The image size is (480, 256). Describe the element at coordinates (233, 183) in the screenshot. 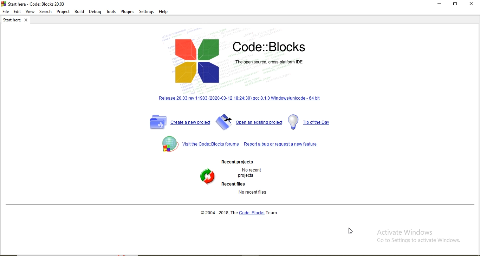

I see `Recent files` at that location.